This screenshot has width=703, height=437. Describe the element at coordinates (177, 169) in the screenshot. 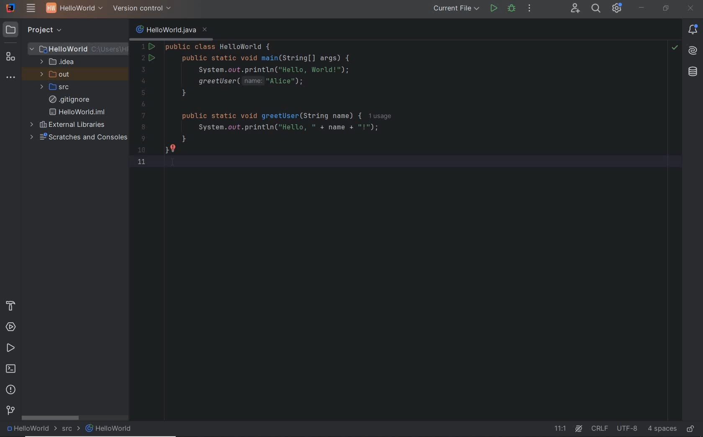

I see `I-beam cursor` at that location.